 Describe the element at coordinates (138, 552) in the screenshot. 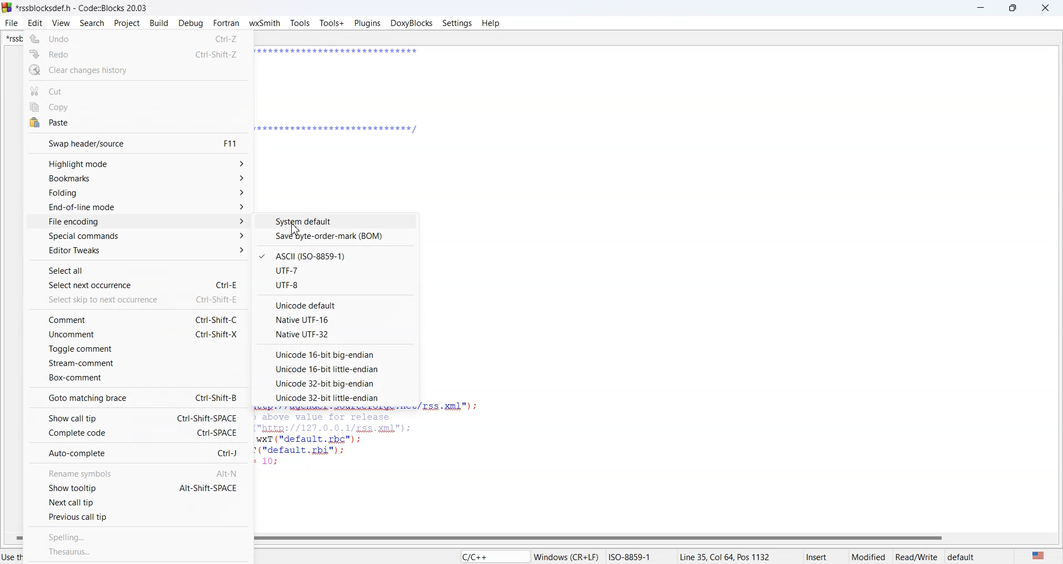

I see `Thesaurus` at that location.